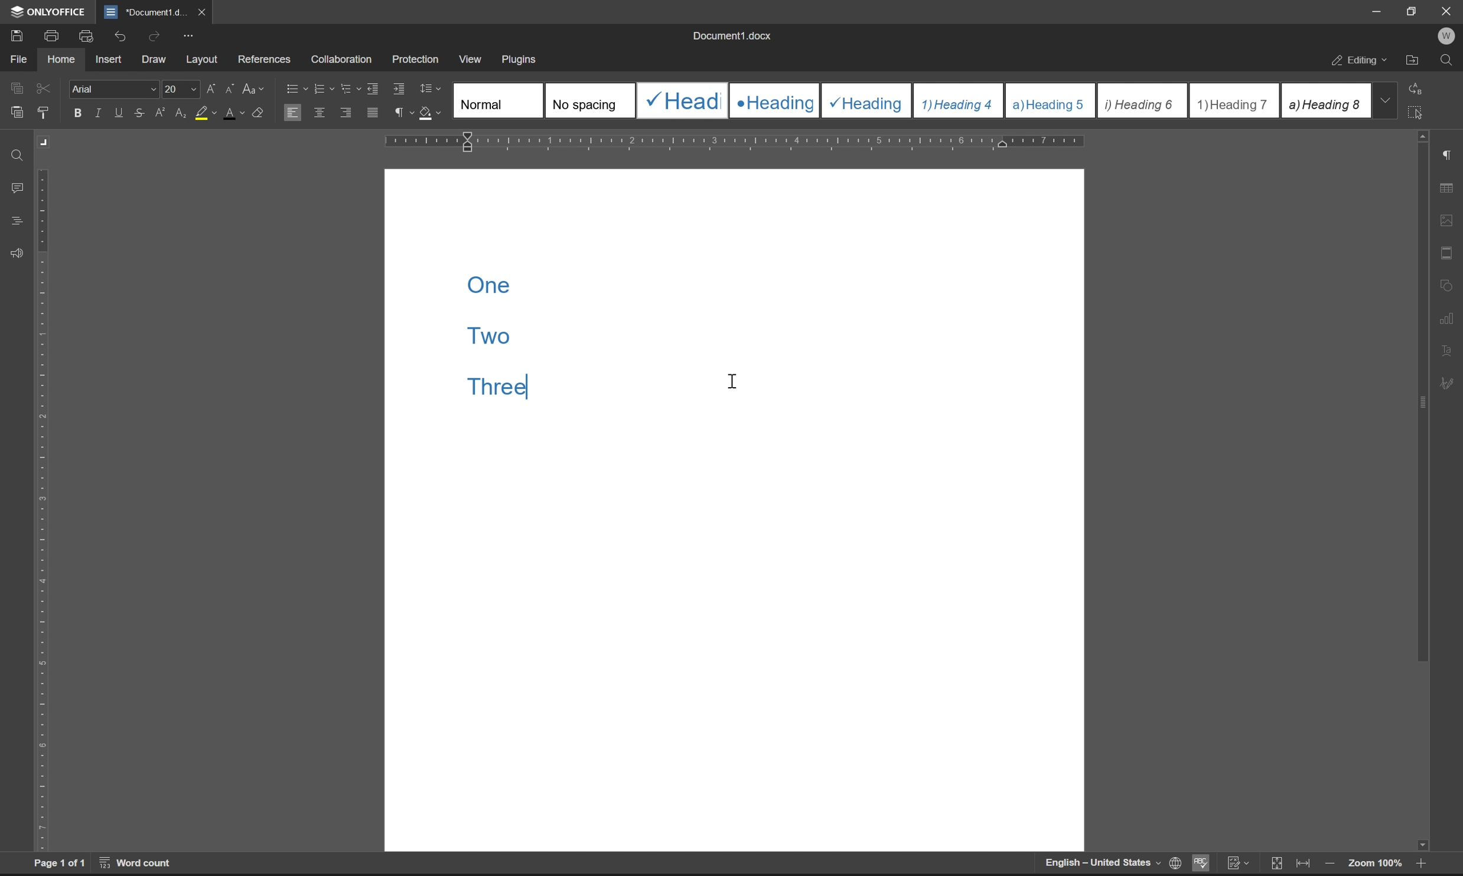  What do you see at coordinates (1418, 865) in the screenshot?
I see `zoom in` at bounding box center [1418, 865].